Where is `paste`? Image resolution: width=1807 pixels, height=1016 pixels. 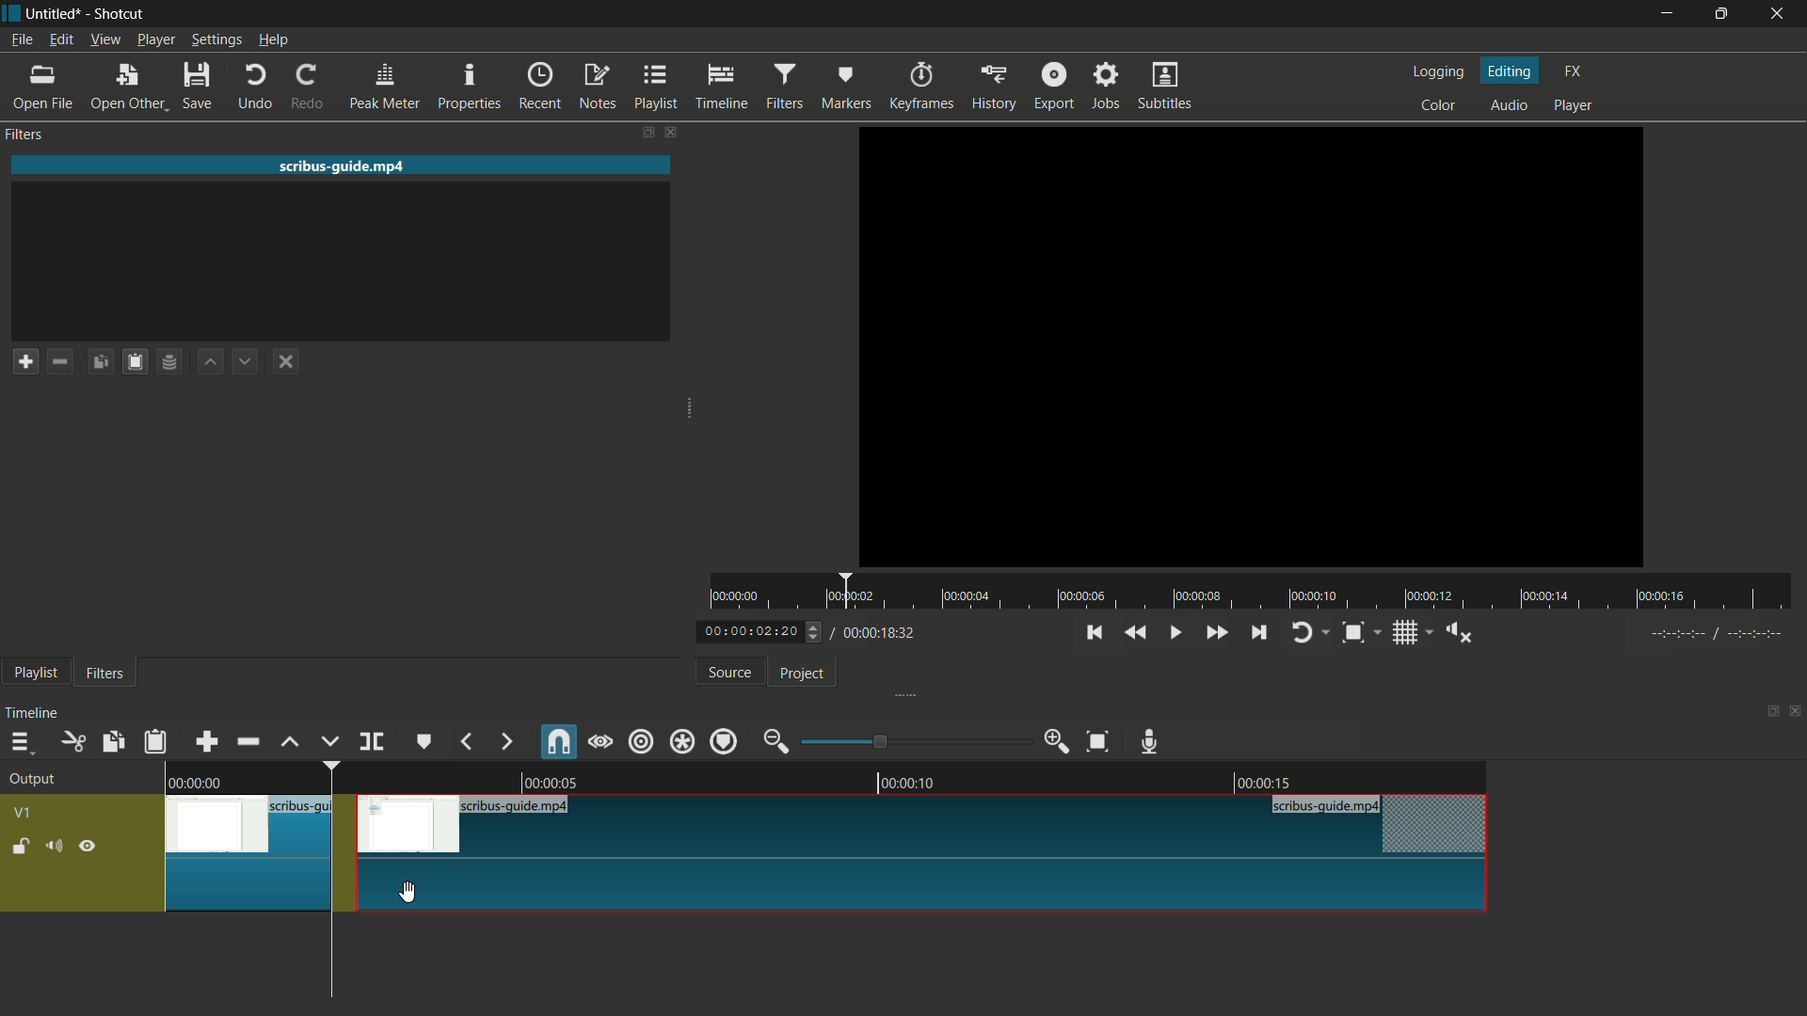
paste is located at coordinates (154, 744).